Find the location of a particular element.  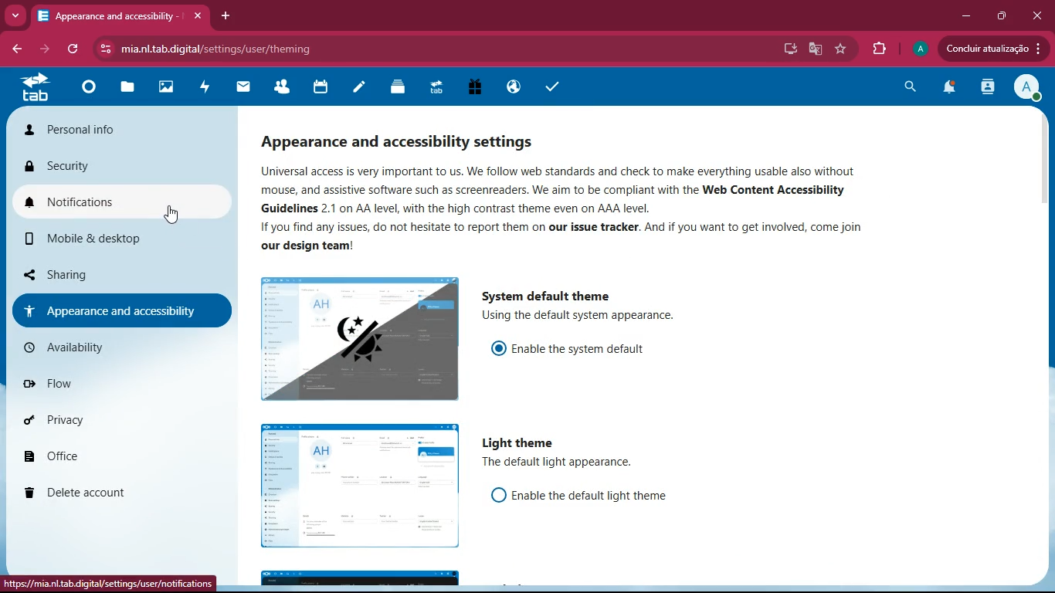

tab is located at coordinates (439, 88).